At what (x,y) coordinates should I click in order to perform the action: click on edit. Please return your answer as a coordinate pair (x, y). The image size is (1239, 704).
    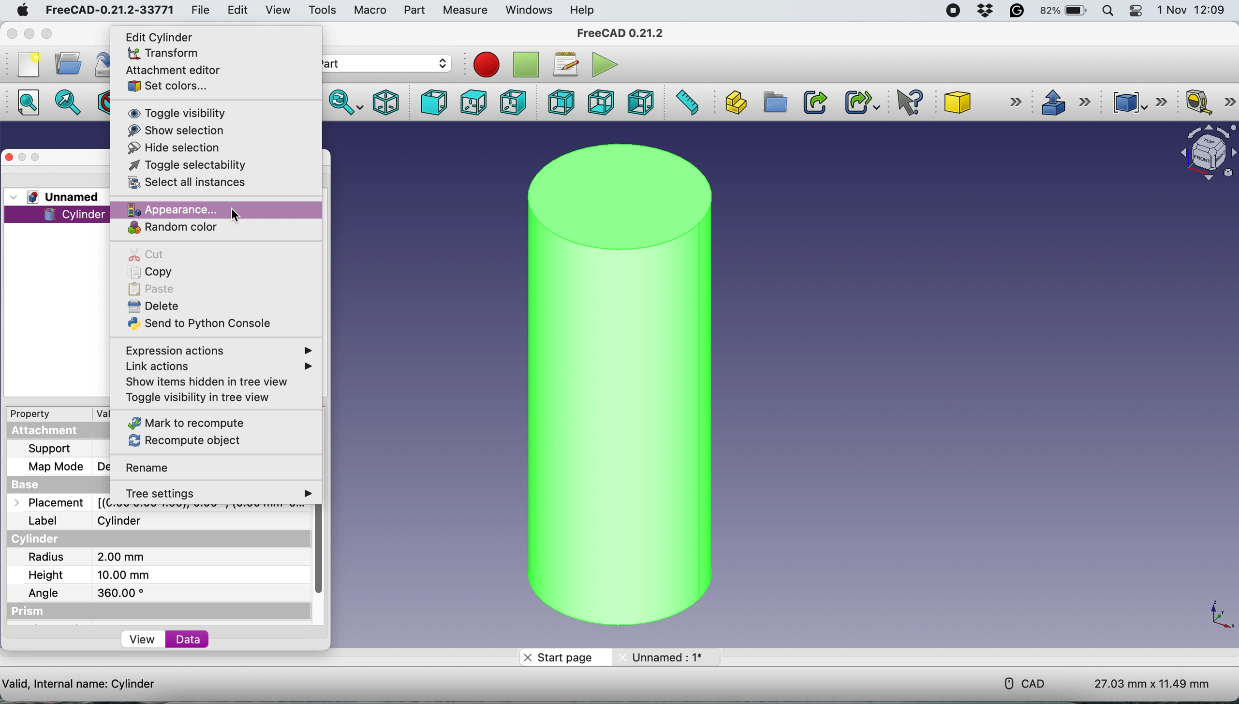
    Looking at the image, I should click on (240, 11).